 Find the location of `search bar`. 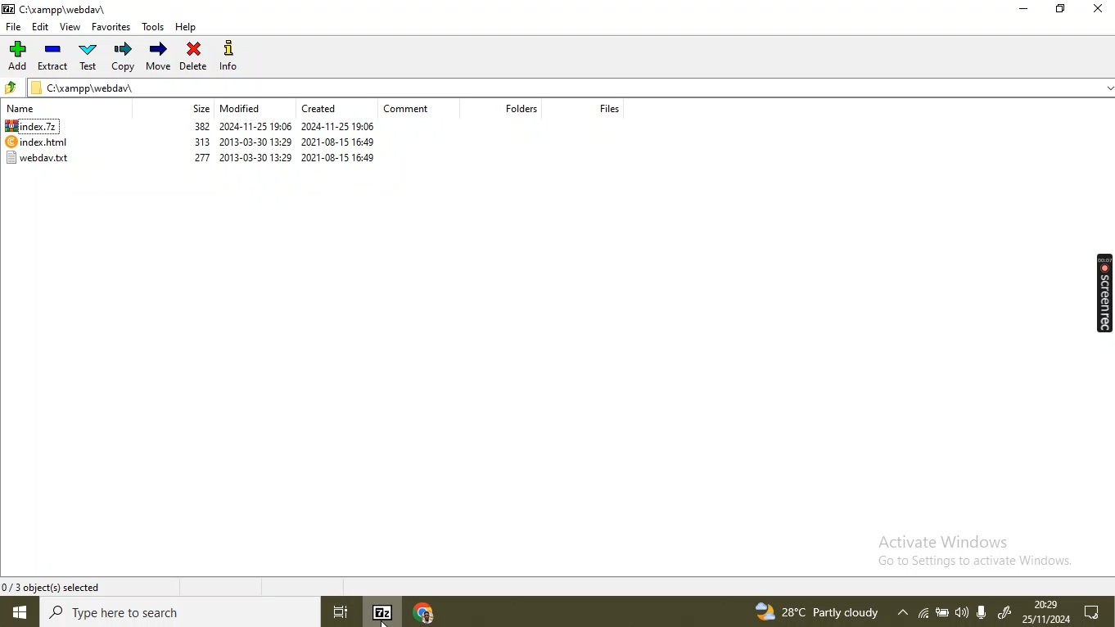

search bar is located at coordinates (182, 611).